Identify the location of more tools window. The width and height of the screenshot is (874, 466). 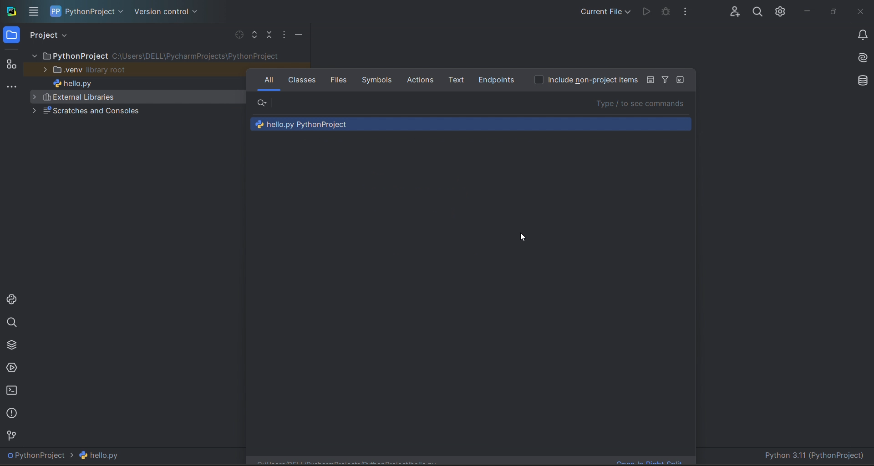
(11, 87).